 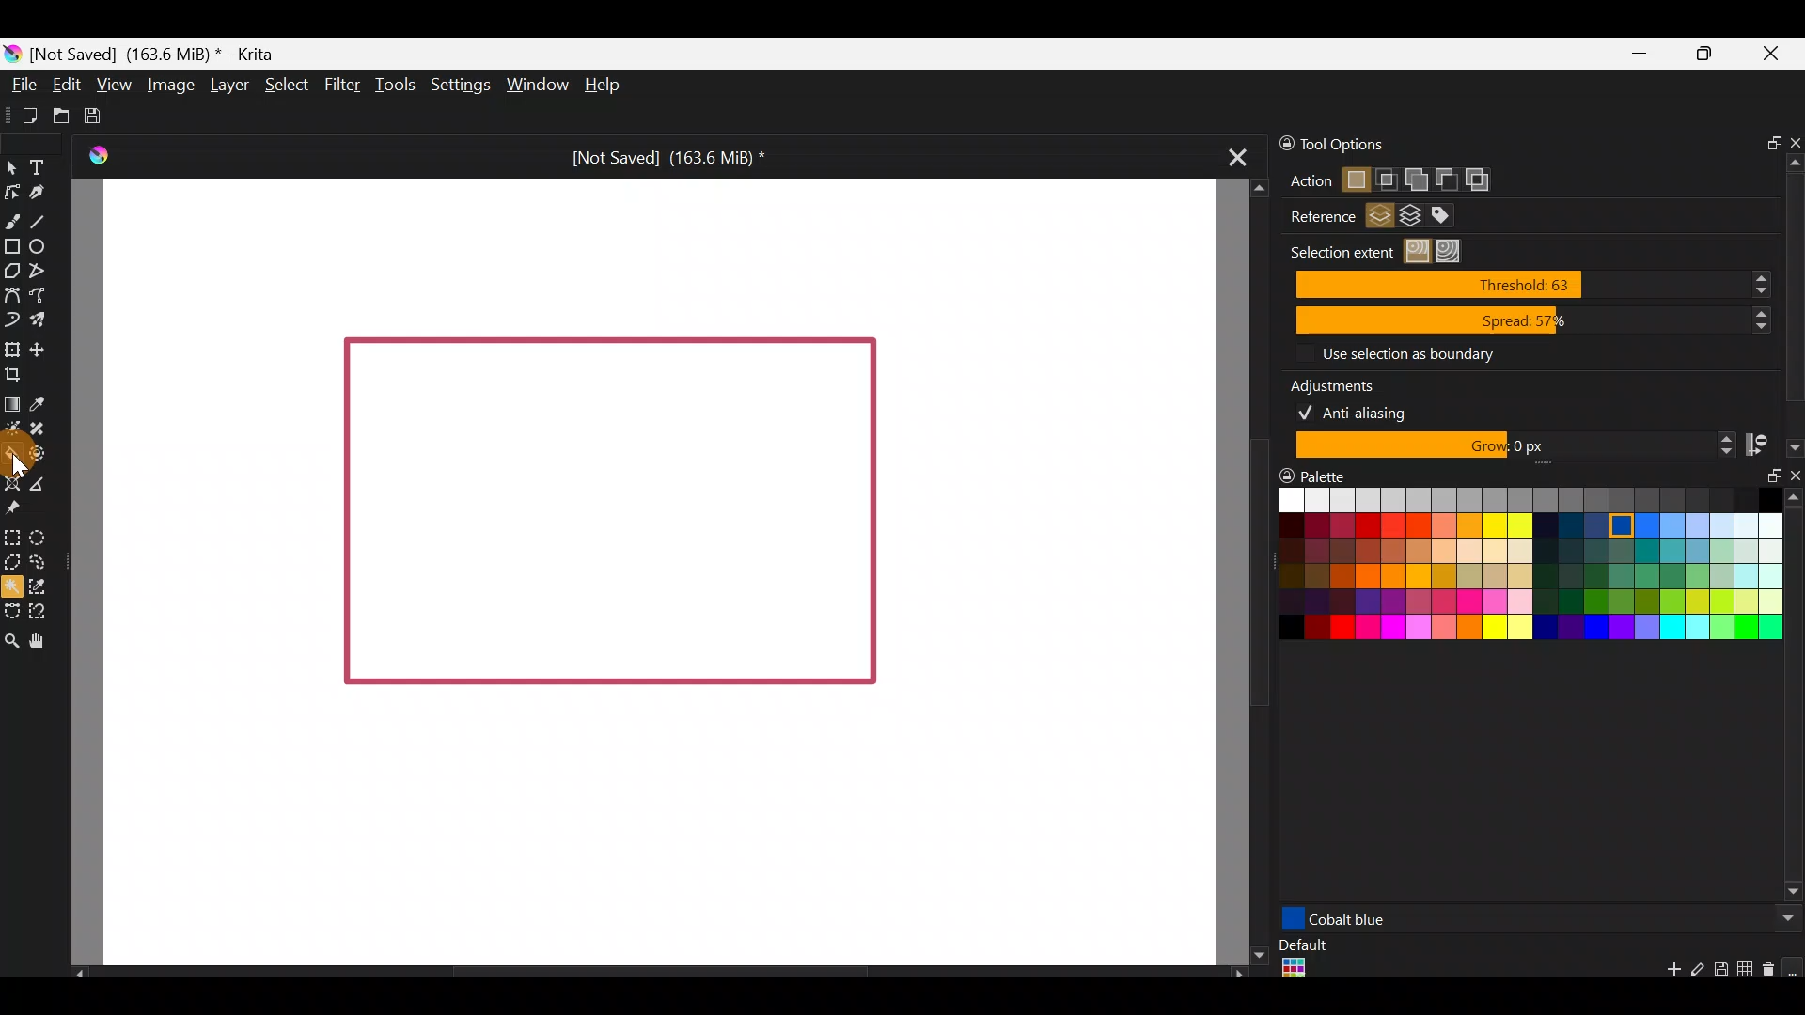 I want to click on Select all regions until a specific boundary colour, so click(x=1453, y=251).